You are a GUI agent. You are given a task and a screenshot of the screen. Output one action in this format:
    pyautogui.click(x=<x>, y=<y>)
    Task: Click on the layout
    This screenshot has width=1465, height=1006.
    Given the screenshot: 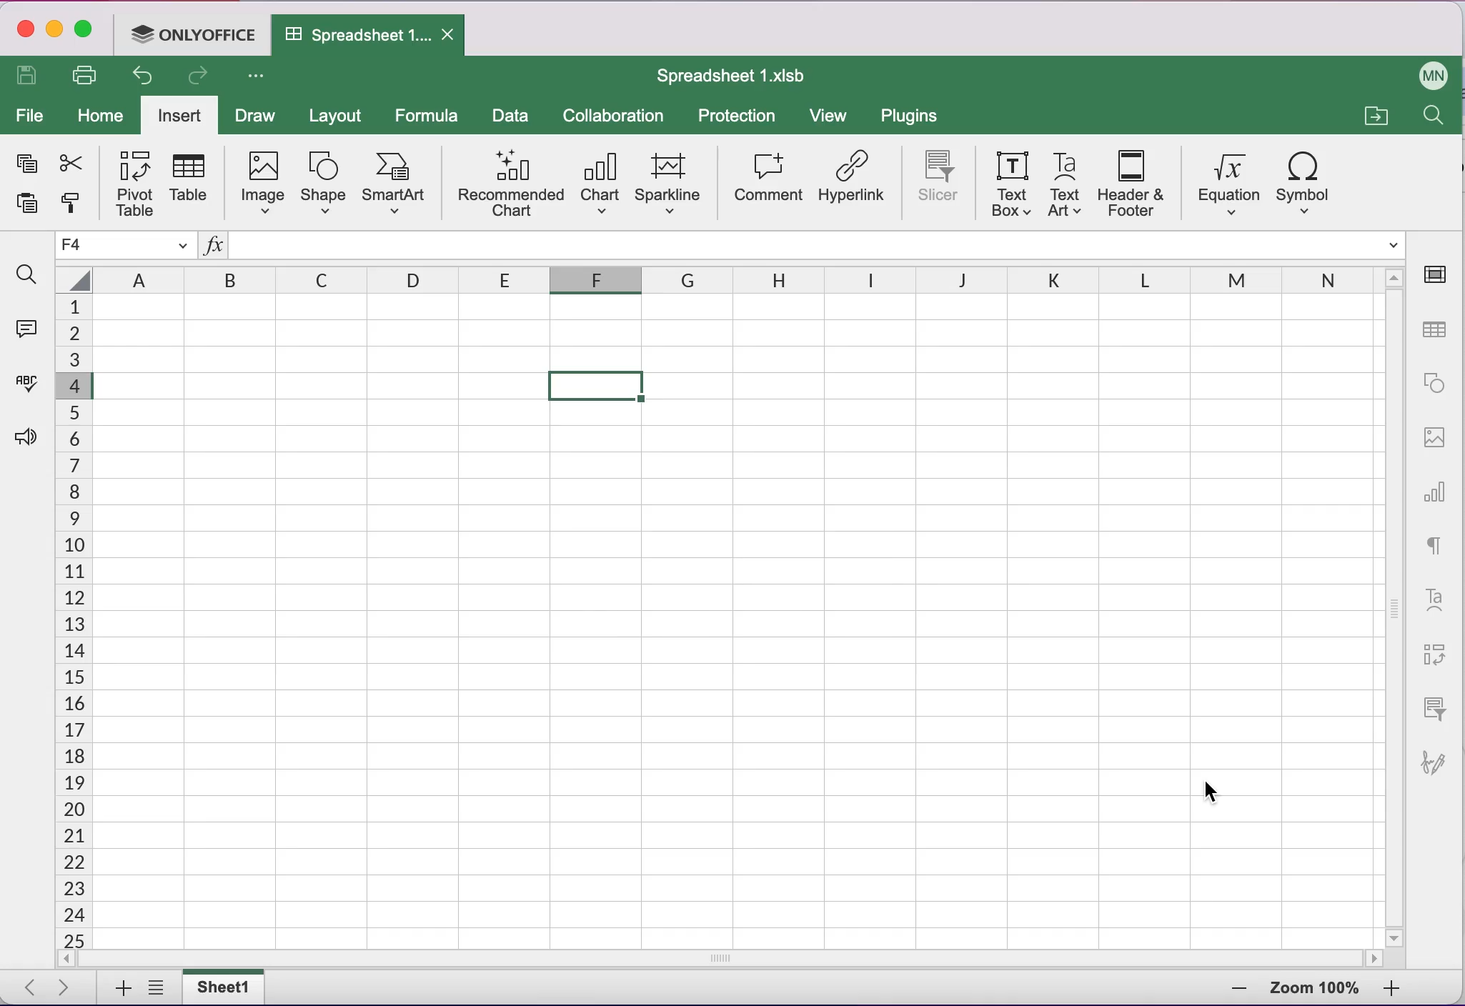 What is the action you would take?
    pyautogui.click(x=339, y=116)
    